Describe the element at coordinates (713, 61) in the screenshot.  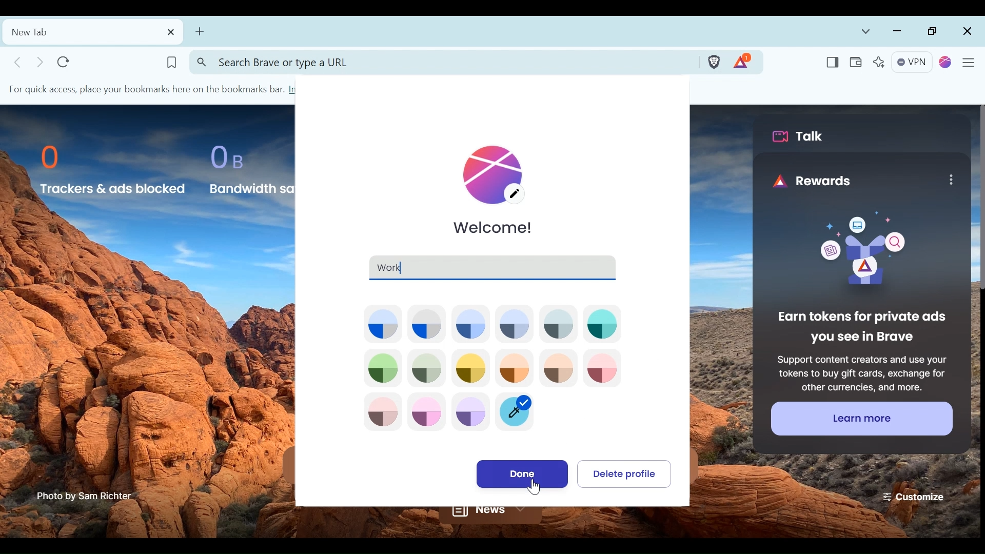
I see `Brave Shield` at that location.